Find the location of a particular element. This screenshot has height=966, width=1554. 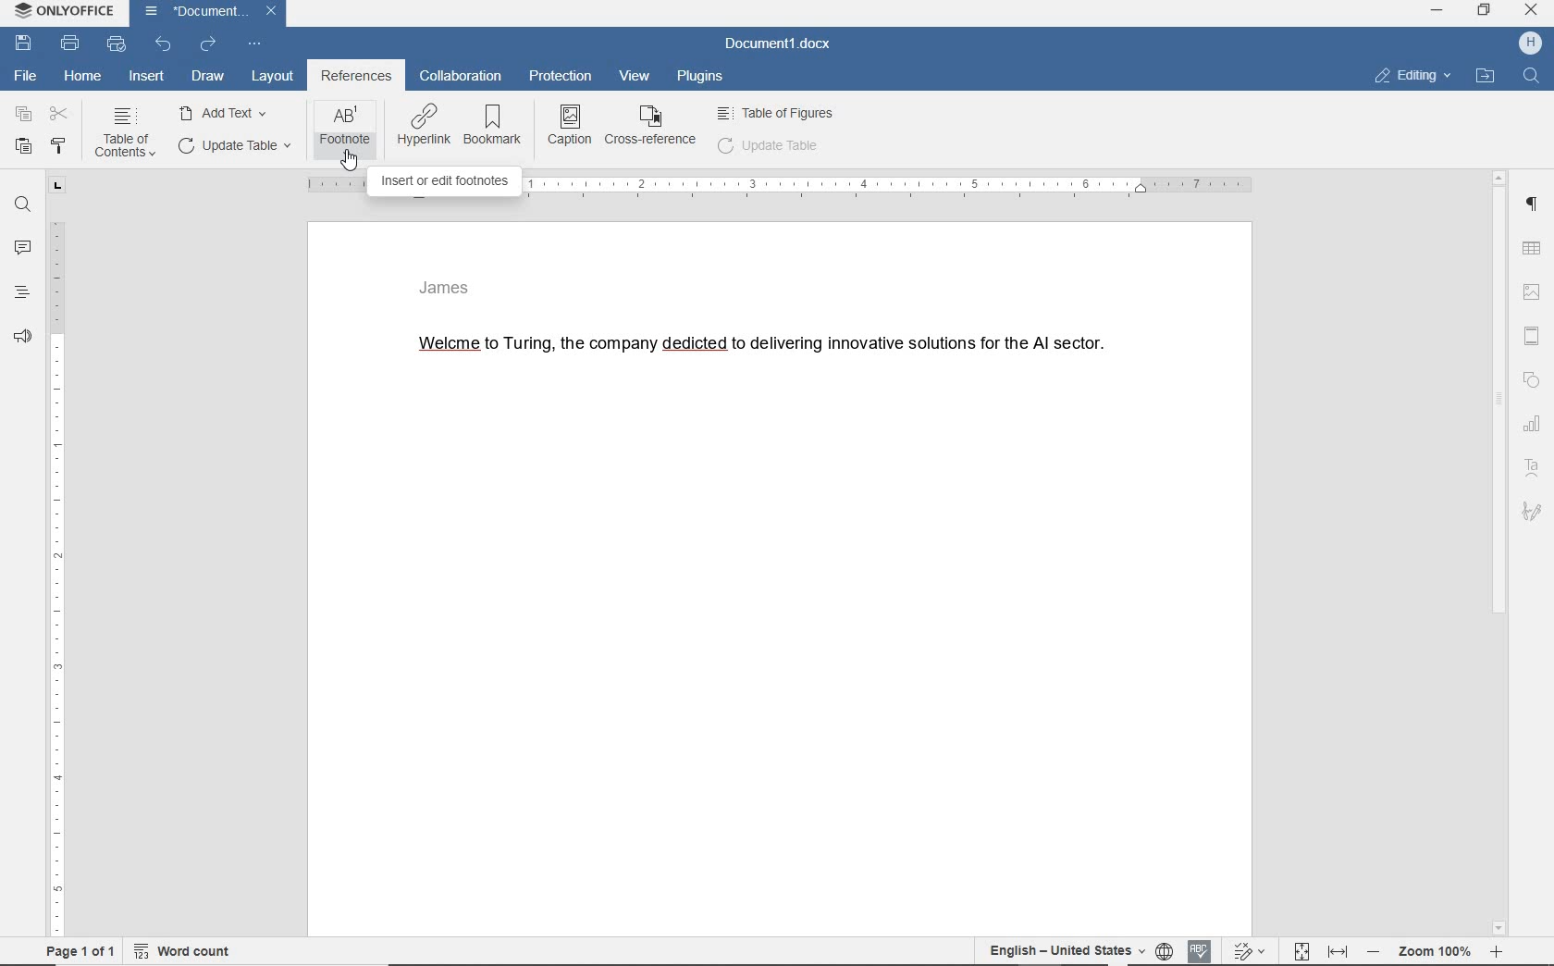

copy is located at coordinates (20, 114).